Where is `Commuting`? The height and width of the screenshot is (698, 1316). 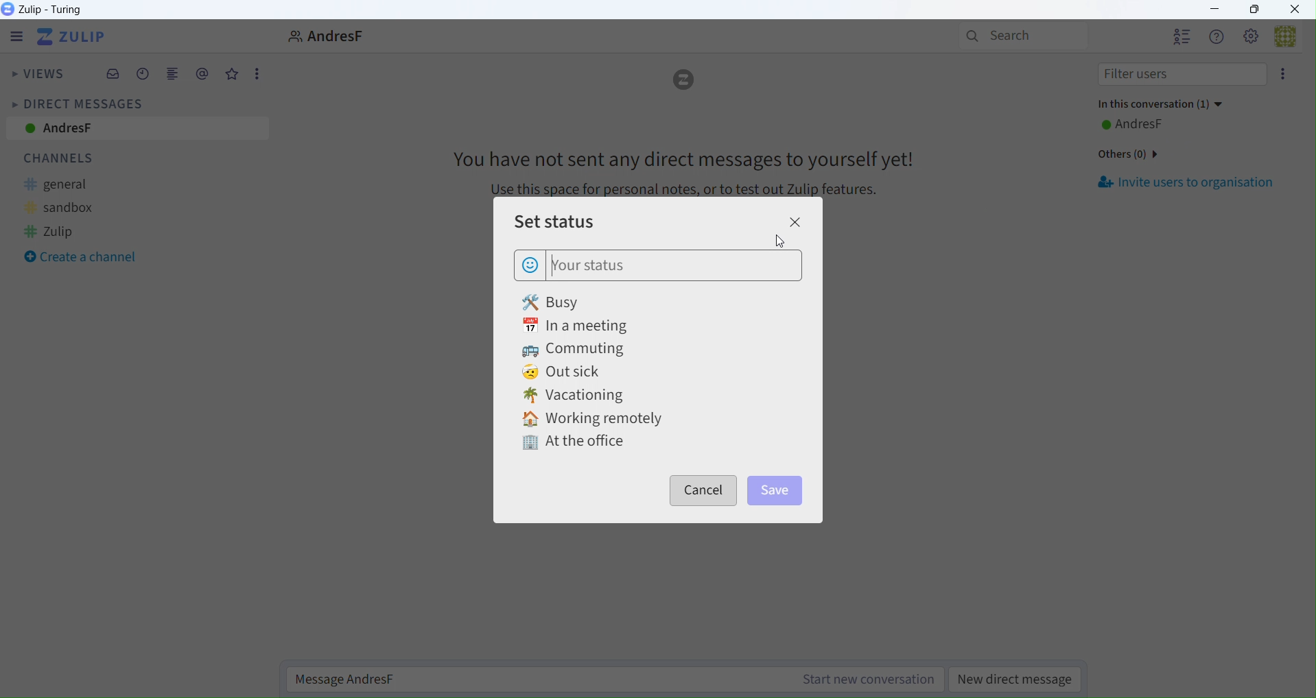
Commuting is located at coordinates (575, 350).